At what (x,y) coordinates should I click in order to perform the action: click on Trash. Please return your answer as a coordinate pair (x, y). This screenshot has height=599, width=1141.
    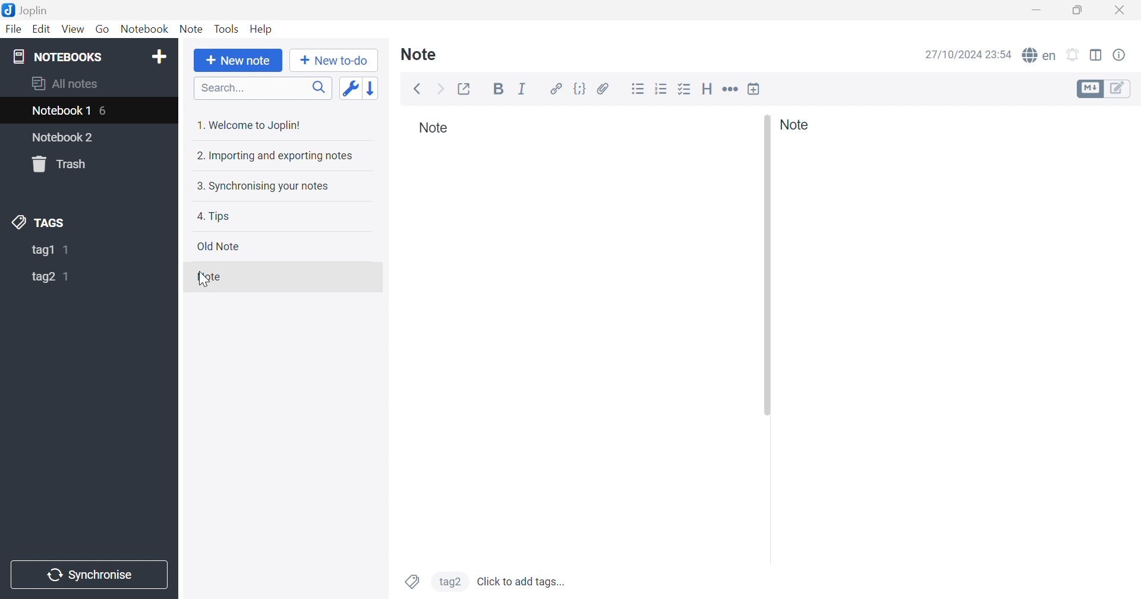
    Looking at the image, I should click on (62, 164).